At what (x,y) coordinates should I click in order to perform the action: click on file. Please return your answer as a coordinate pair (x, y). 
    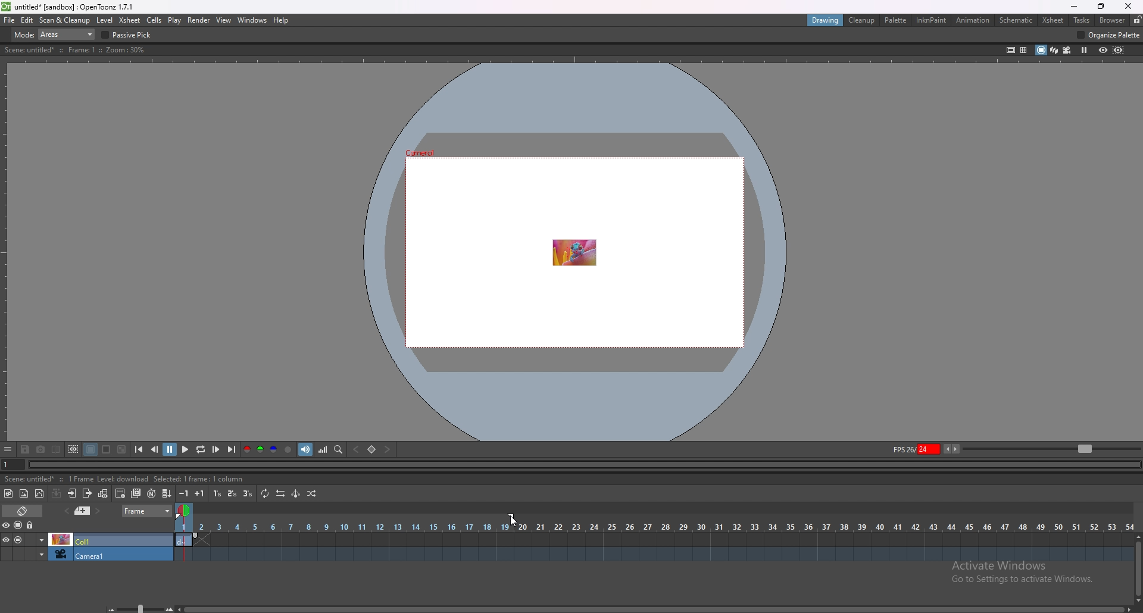
    Looking at the image, I should click on (10, 20).